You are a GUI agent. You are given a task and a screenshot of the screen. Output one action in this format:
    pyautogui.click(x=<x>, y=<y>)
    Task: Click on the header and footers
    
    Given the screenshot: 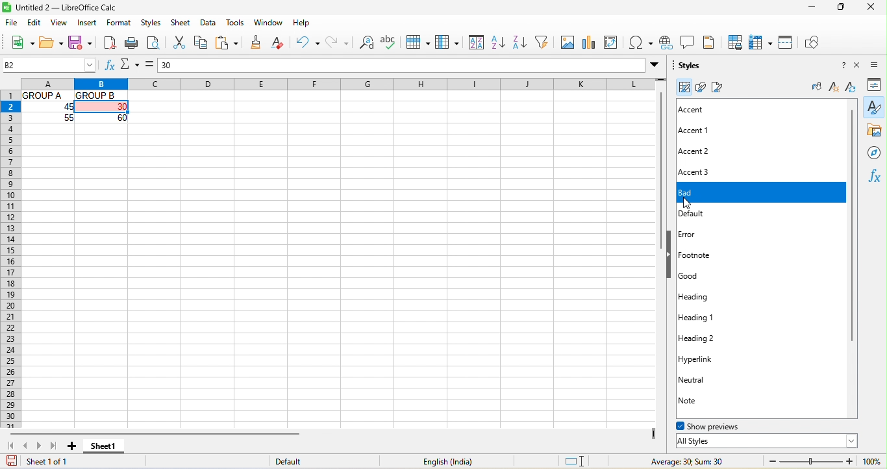 What is the action you would take?
    pyautogui.click(x=713, y=42)
    